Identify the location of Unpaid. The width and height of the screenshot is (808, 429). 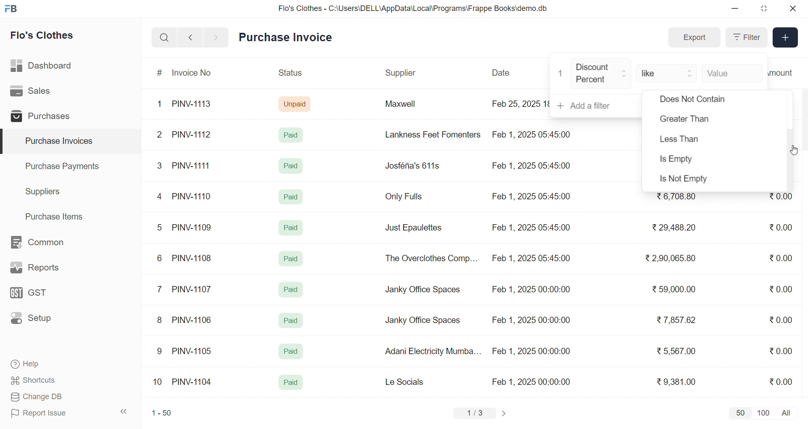
(296, 103).